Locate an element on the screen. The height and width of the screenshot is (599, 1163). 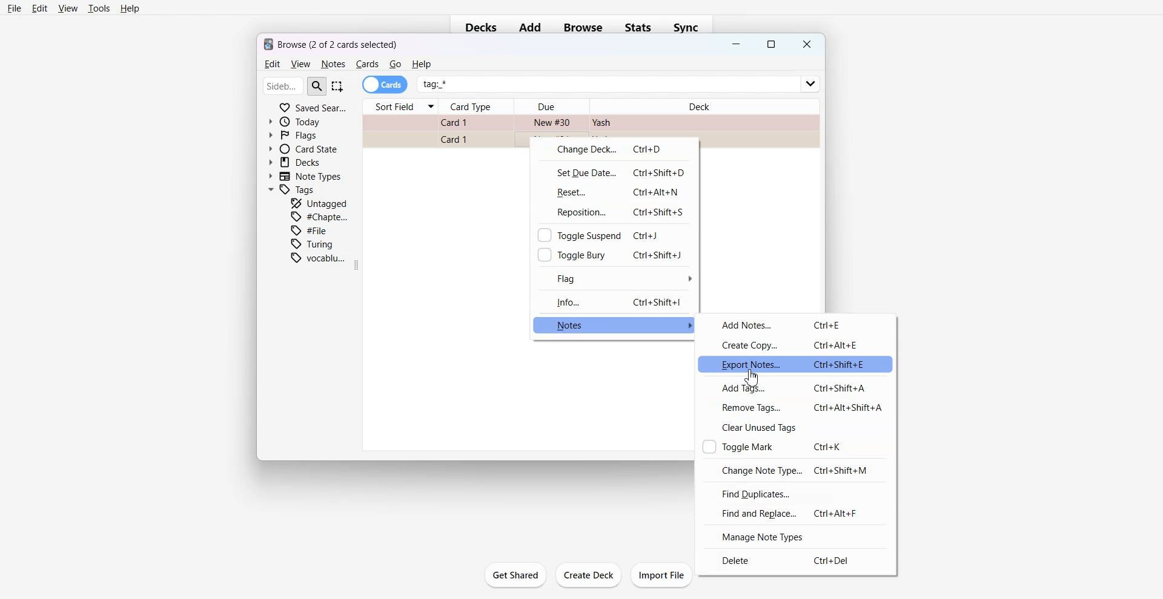
Find Duplicates is located at coordinates (794, 493).